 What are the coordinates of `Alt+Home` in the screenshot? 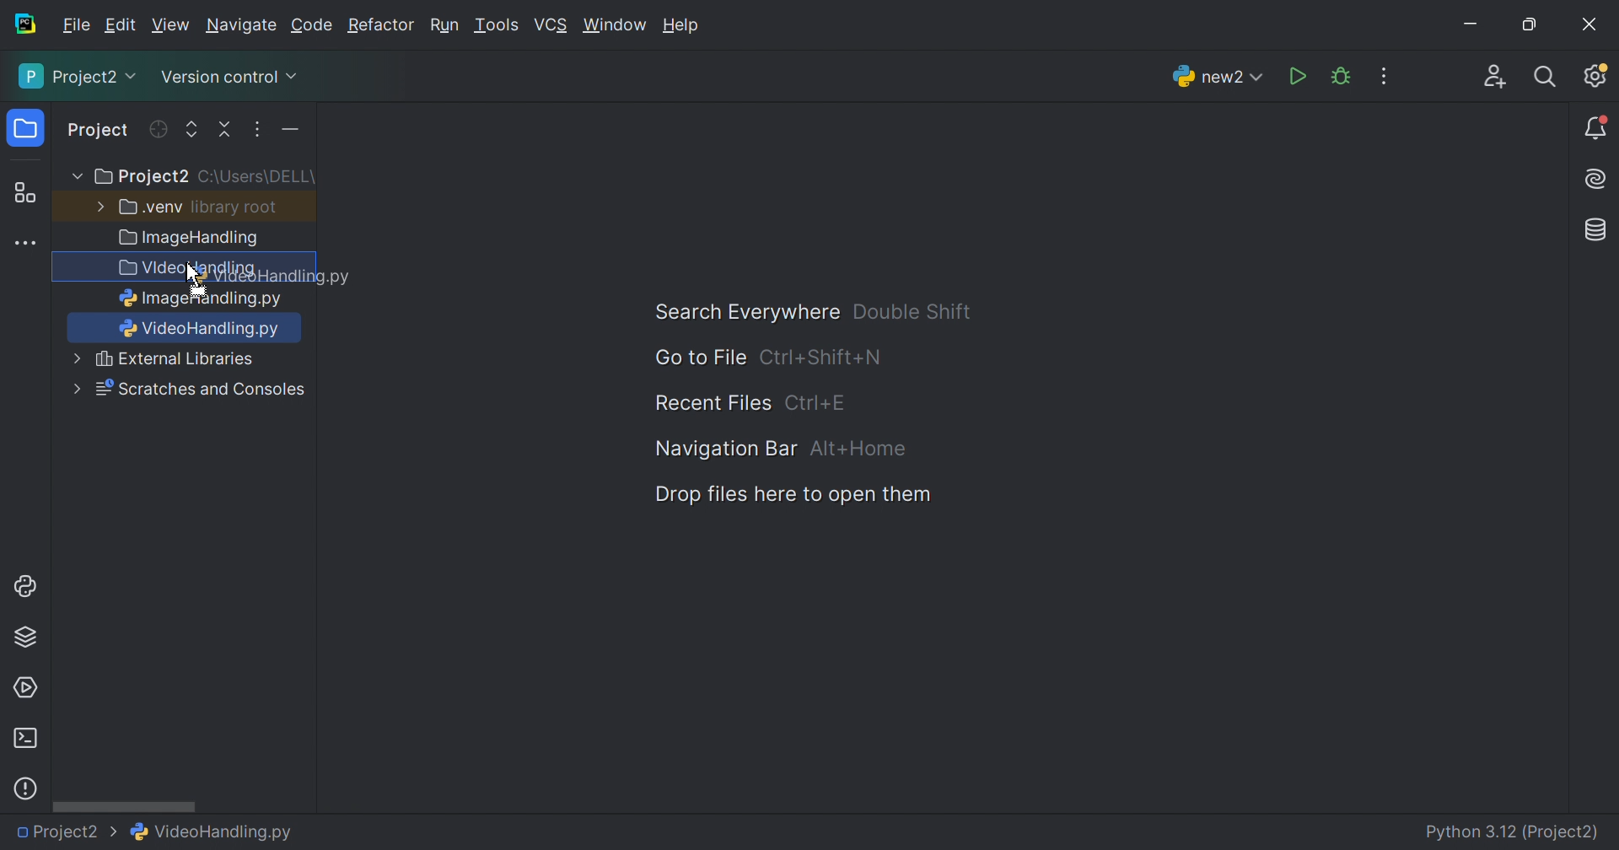 It's located at (860, 449).